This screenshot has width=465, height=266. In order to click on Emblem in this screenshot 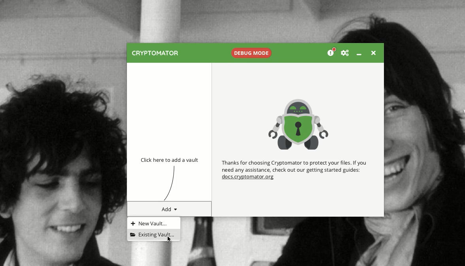, I will do `click(299, 123)`.